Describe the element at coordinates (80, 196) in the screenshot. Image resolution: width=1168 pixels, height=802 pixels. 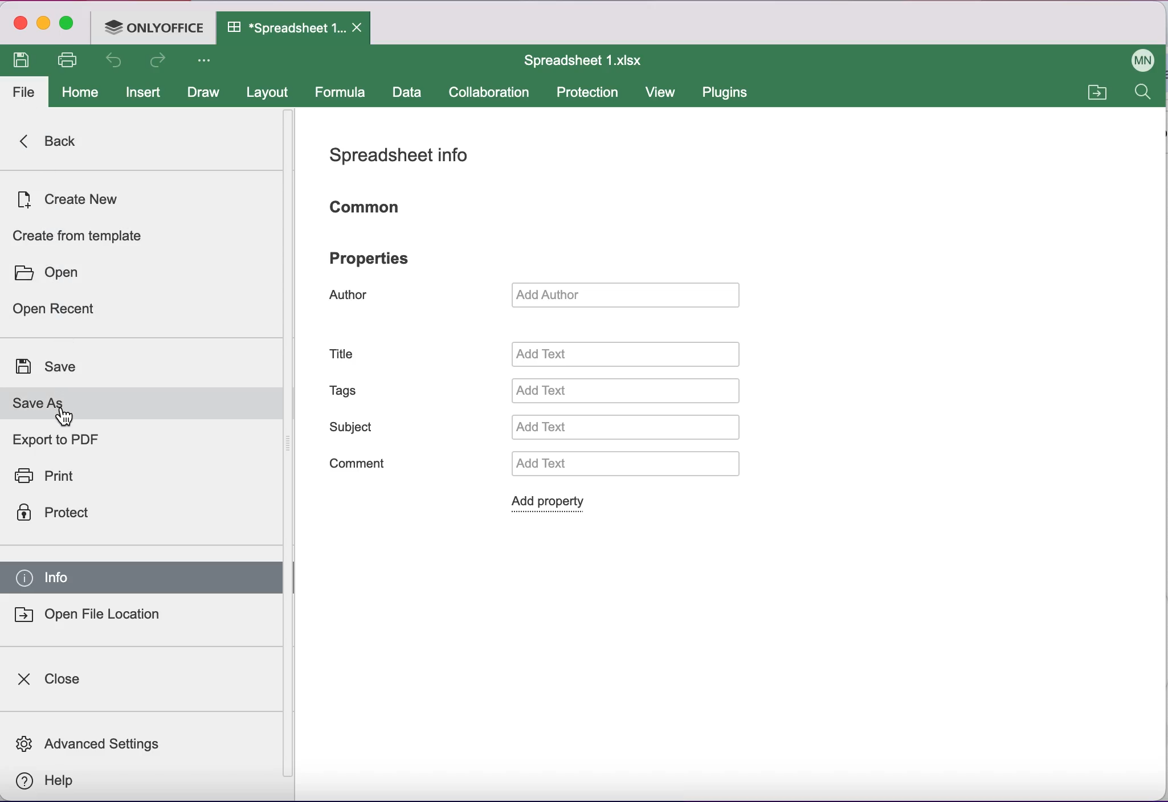
I see `create new` at that location.